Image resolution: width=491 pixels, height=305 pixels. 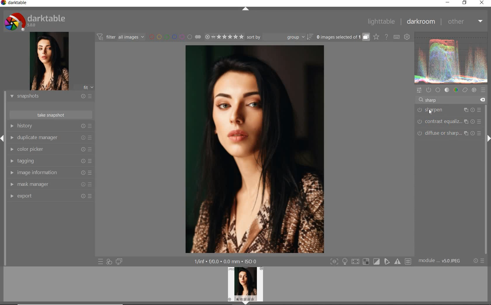 What do you see at coordinates (109, 262) in the screenshot?
I see `quick access for applying any of your styles` at bounding box center [109, 262].